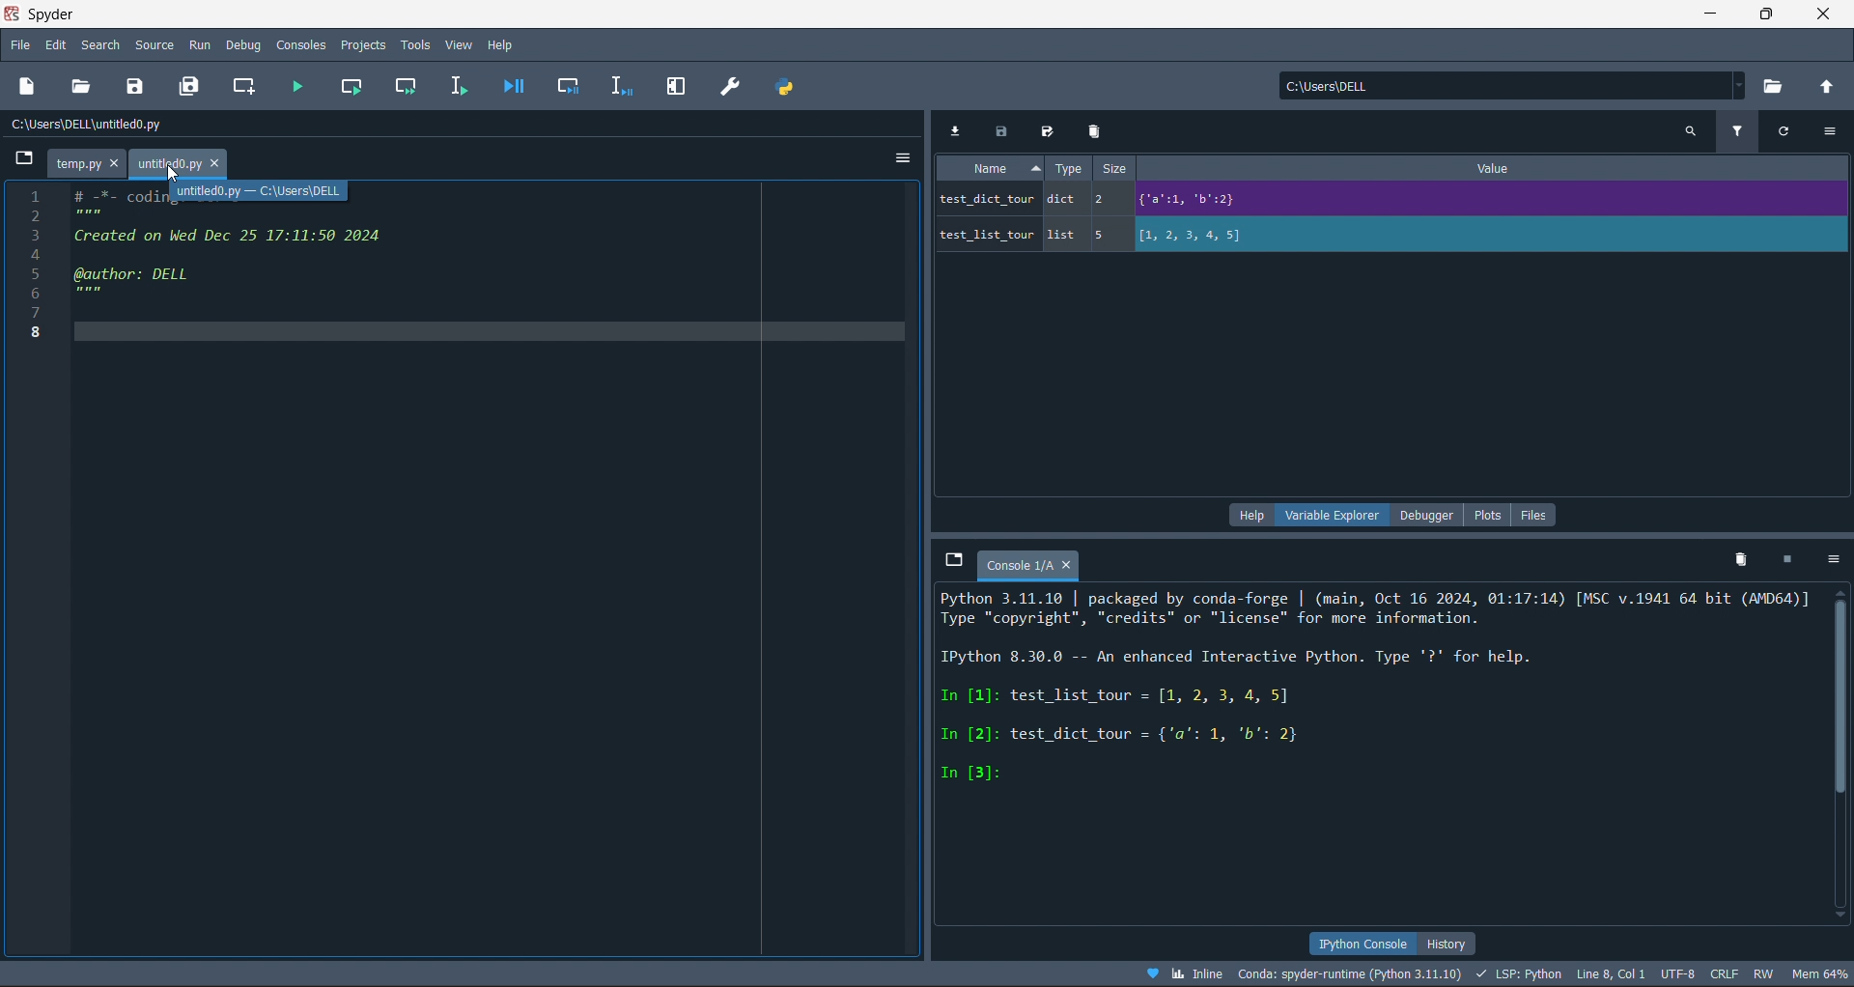 The image size is (1854, 987). Describe the element at coordinates (1842, 747) in the screenshot. I see `scroll bar` at that location.